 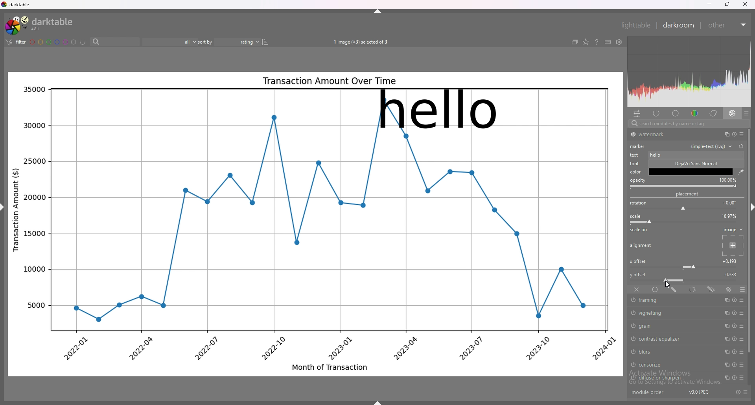 I want to click on presets, so click(x=743, y=352).